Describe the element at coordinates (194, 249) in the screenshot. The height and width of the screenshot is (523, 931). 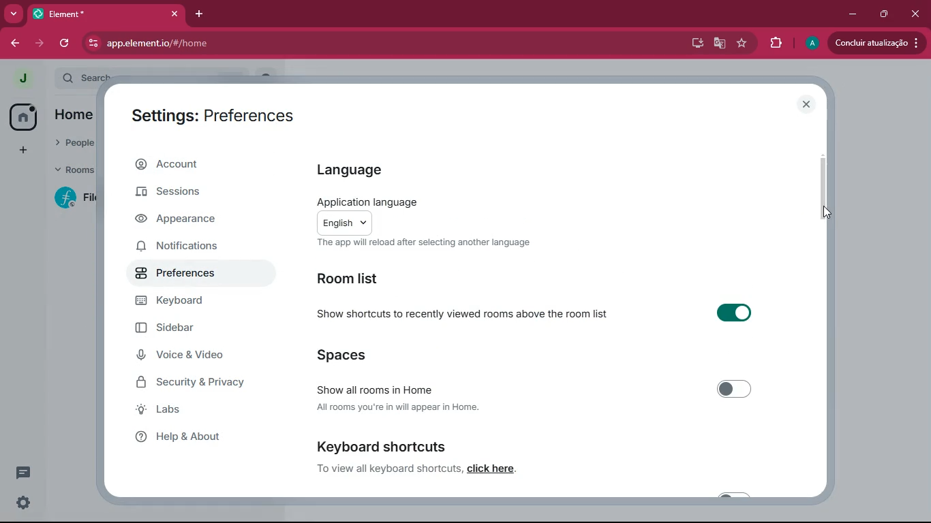
I see `notifications` at that location.